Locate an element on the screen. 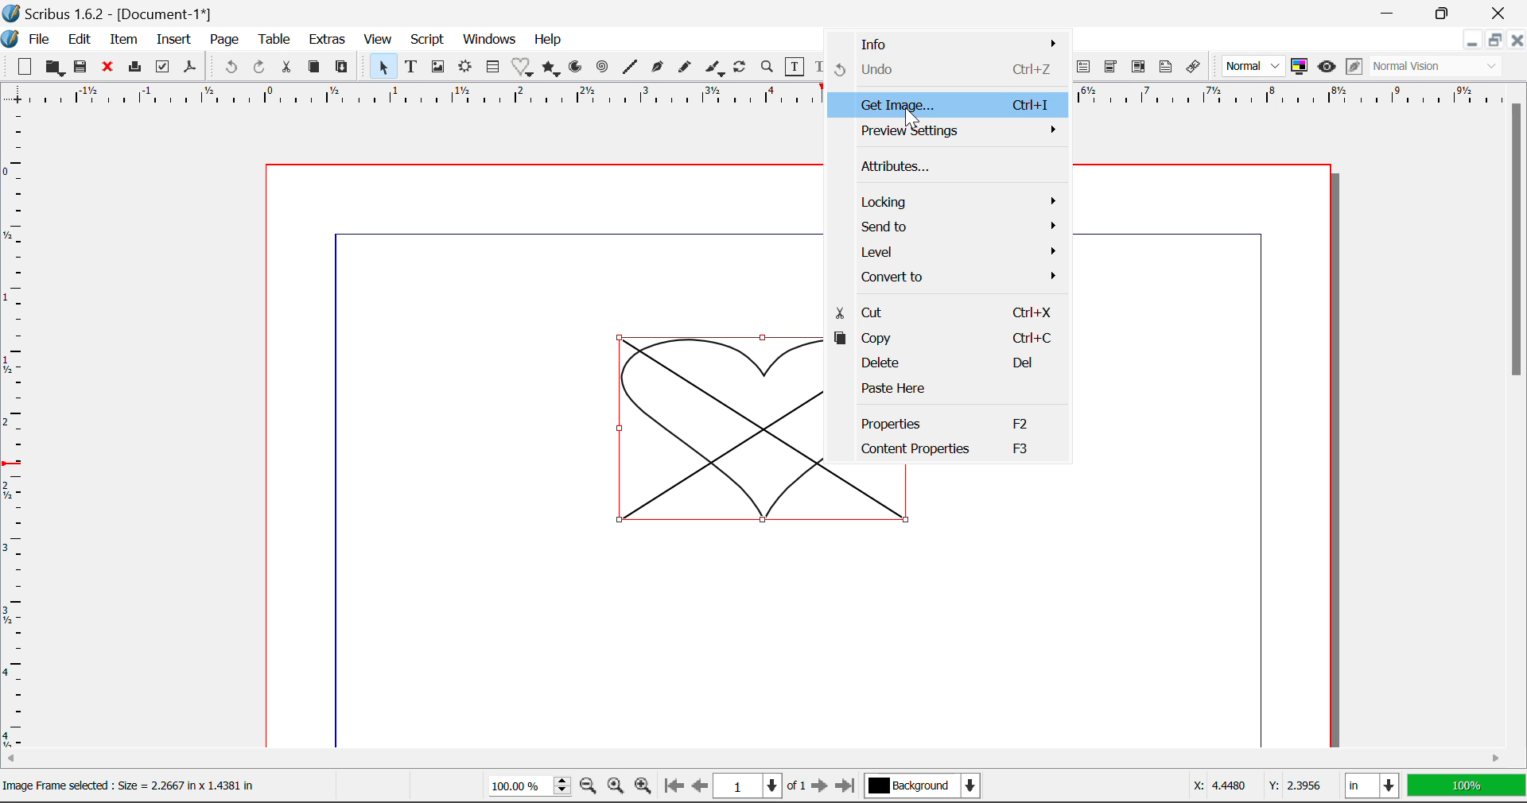 The width and height of the screenshot is (1527, 803). Paste is located at coordinates (345, 66).